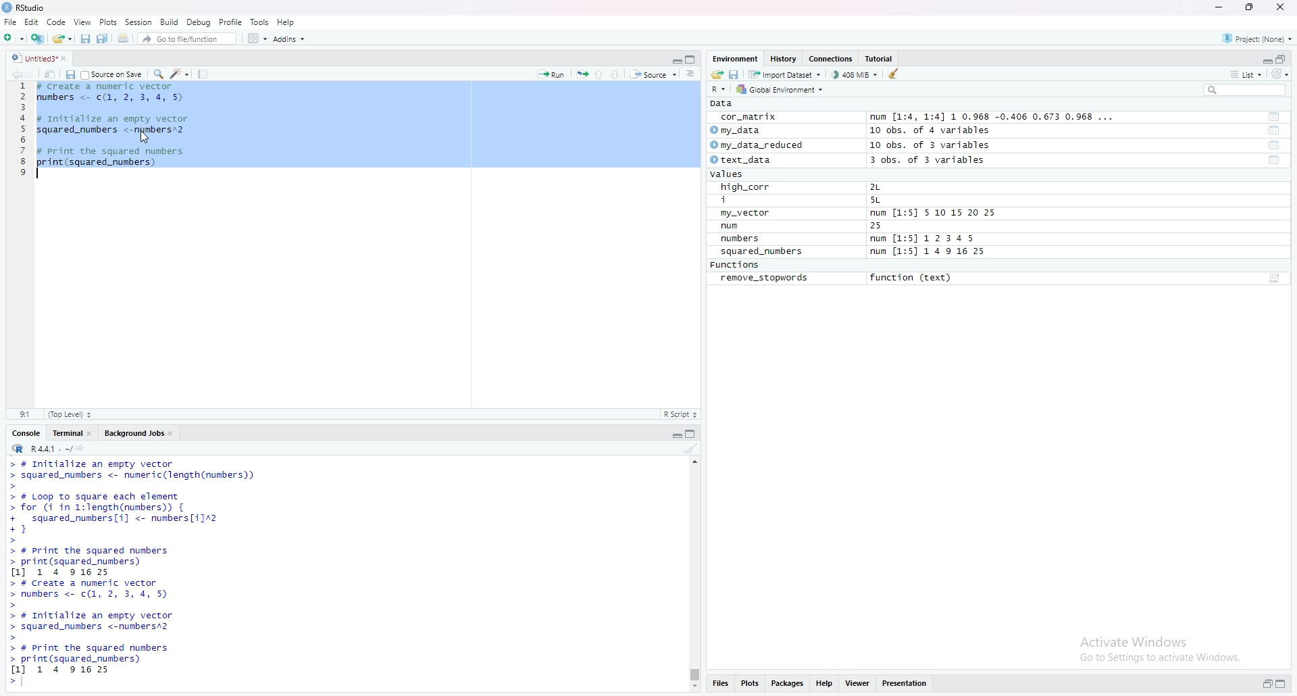  What do you see at coordinates (747, 118) in the screenshot?
I see `cor_matrix` at bounding box center [747, 118].